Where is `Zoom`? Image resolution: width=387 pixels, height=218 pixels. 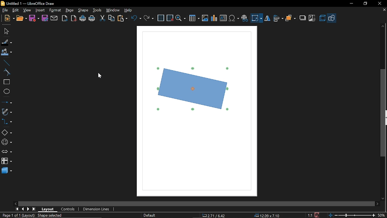 Zoom is located at coordinates (180, 18).